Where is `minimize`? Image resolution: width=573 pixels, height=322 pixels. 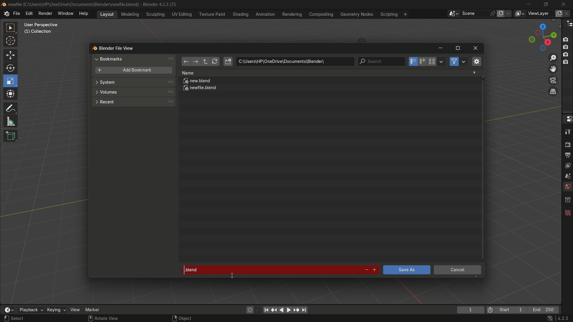 minimize is located at coordinates (440, 49).